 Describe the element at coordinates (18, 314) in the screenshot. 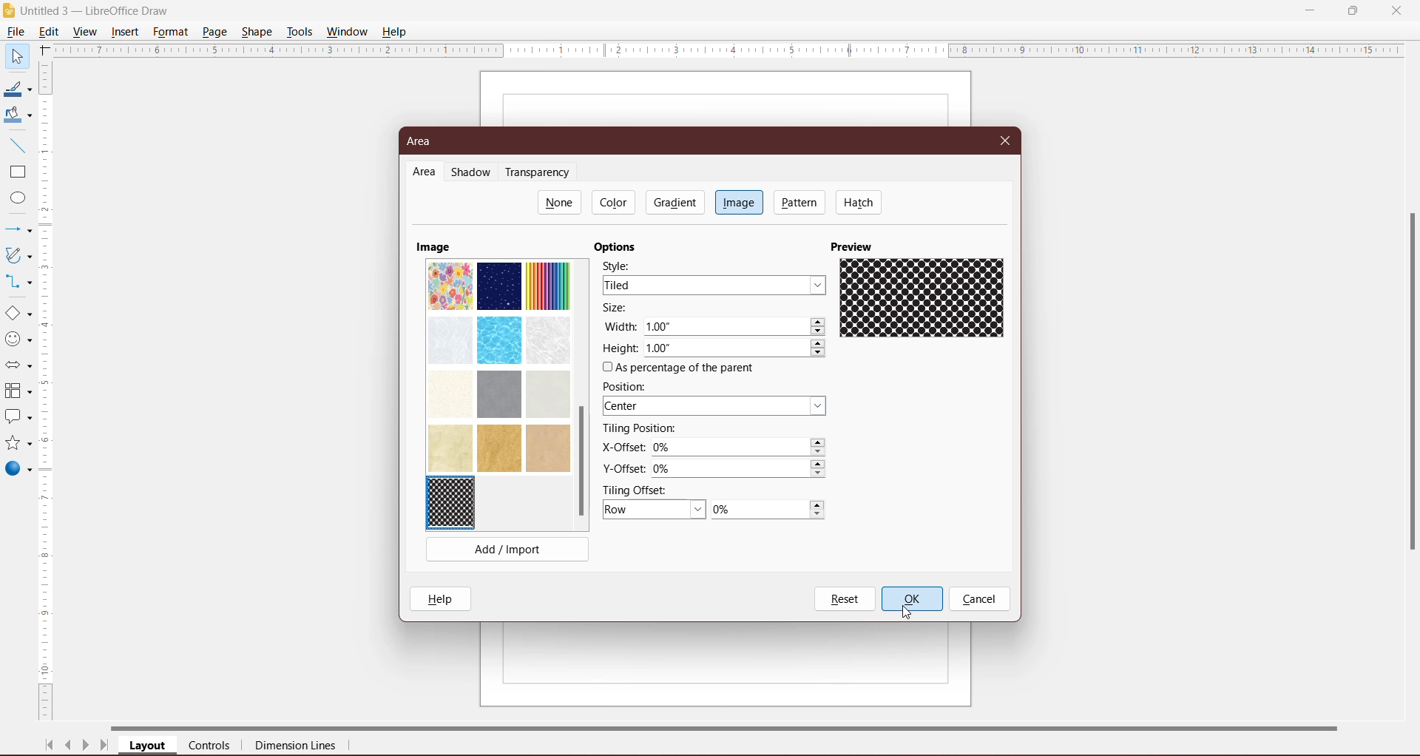

I see `Basic Shapes` at that location.